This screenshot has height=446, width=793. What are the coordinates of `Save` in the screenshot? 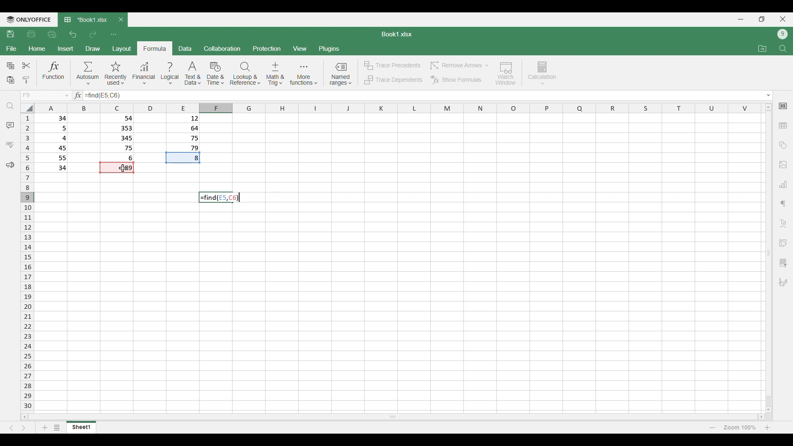 It's located at (11, 34).